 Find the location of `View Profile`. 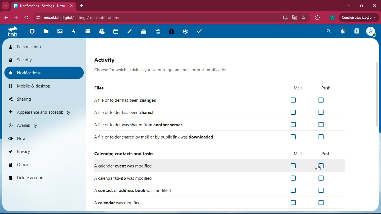

View Profile is located at coordinates (372, 32).